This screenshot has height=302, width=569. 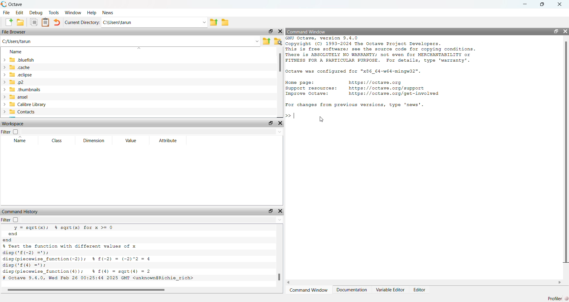 I want to click on One directory up, so click(x=214, y=23).